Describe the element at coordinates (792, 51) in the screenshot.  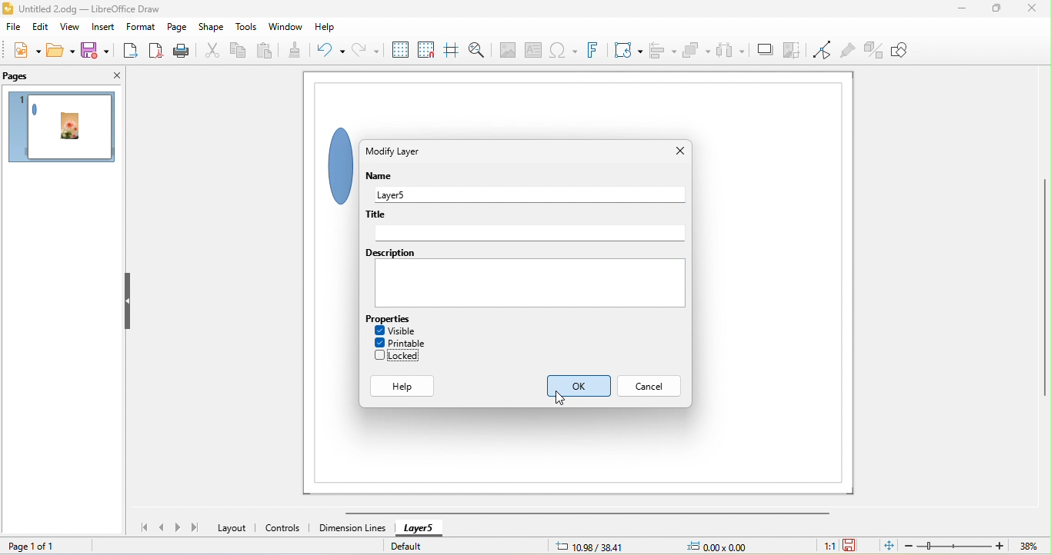
I see `crop image` at that location.